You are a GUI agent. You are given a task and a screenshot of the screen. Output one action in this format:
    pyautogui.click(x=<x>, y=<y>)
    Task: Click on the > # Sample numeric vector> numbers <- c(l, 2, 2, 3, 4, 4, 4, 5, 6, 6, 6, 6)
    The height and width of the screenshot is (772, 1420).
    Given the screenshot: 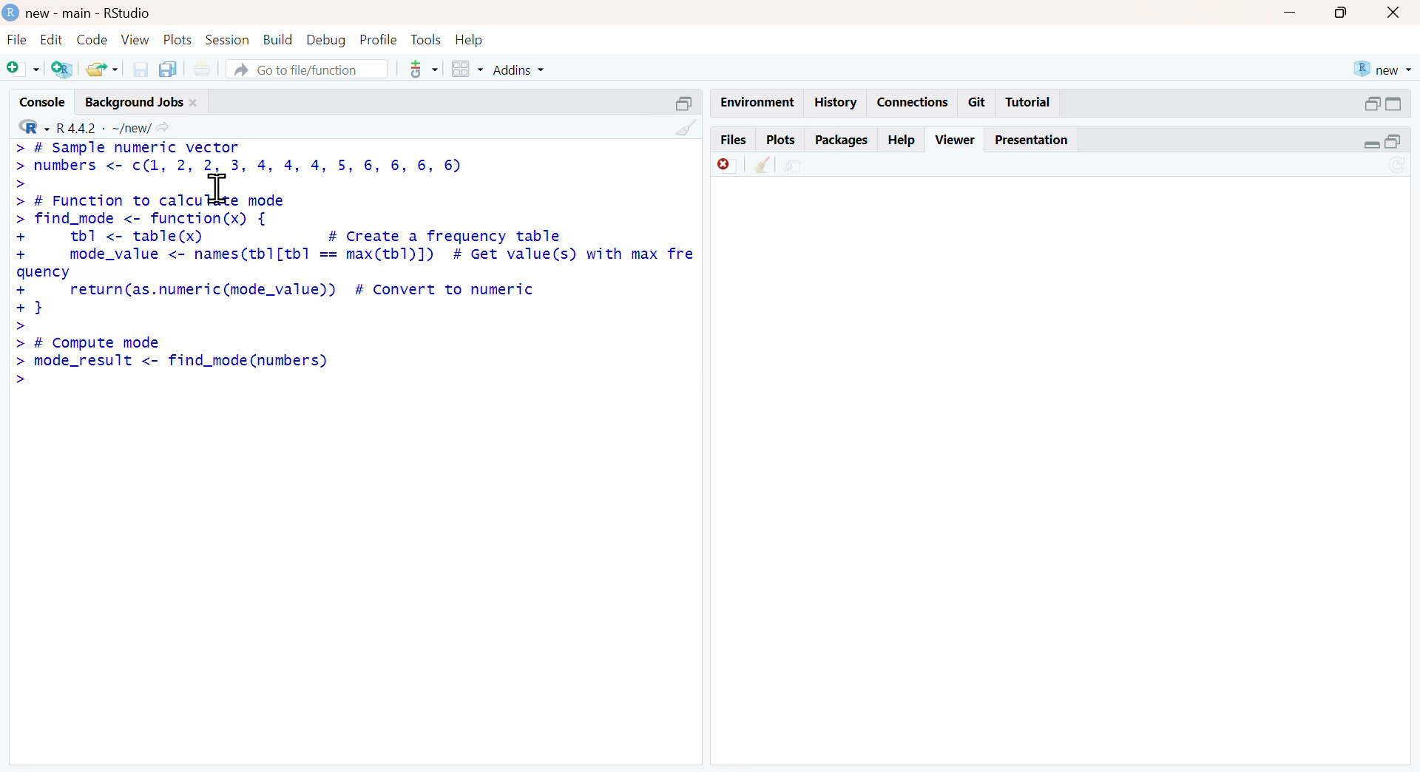 What is the action you would take?
    pyautogui.click(x=238, y=165)
    